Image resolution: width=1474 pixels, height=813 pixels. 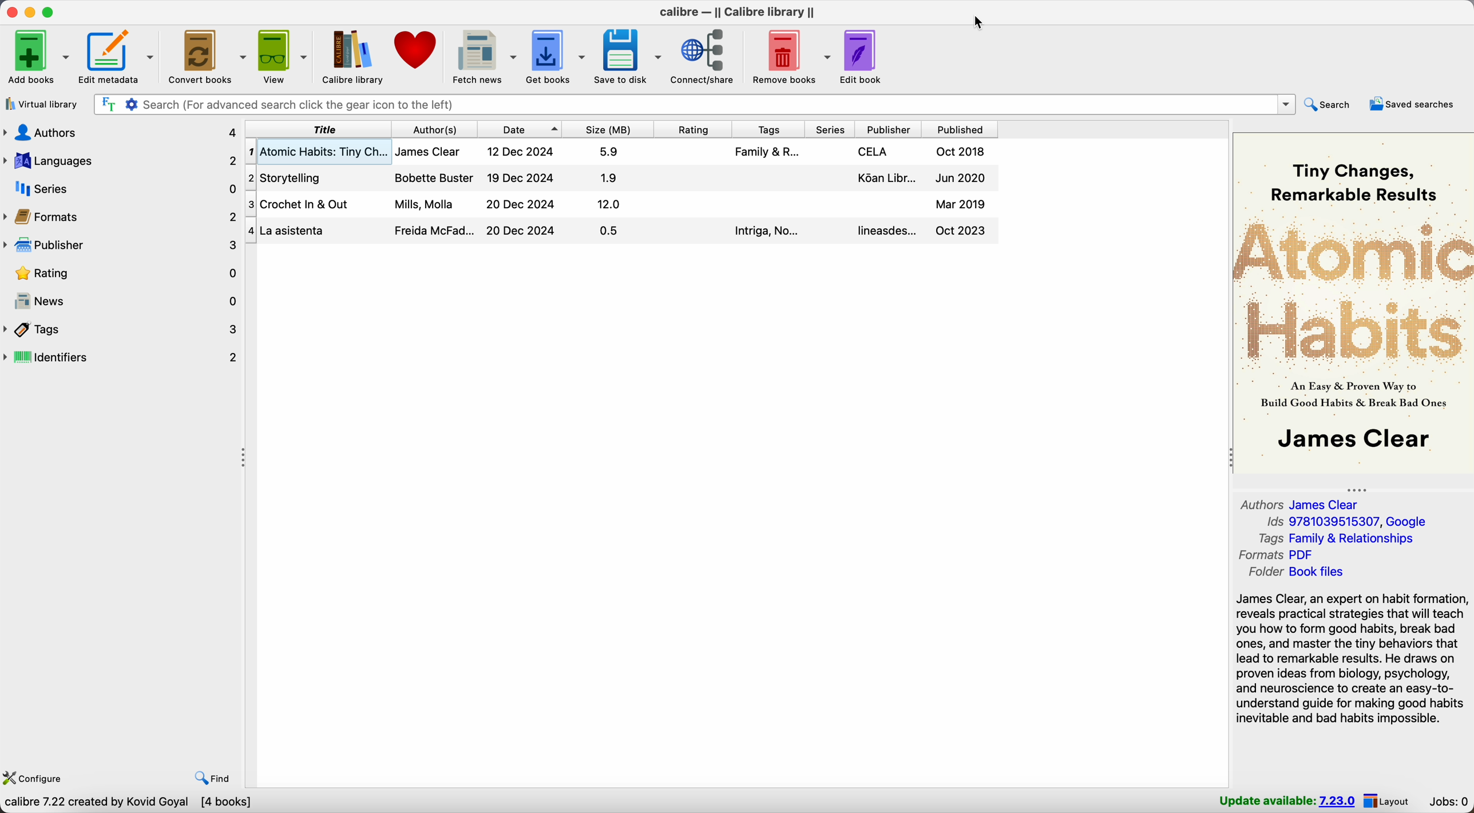 What do you see at coordinates (434, 129) in the screenshot?
I see `author(s)` at bounding box center [434, 129].